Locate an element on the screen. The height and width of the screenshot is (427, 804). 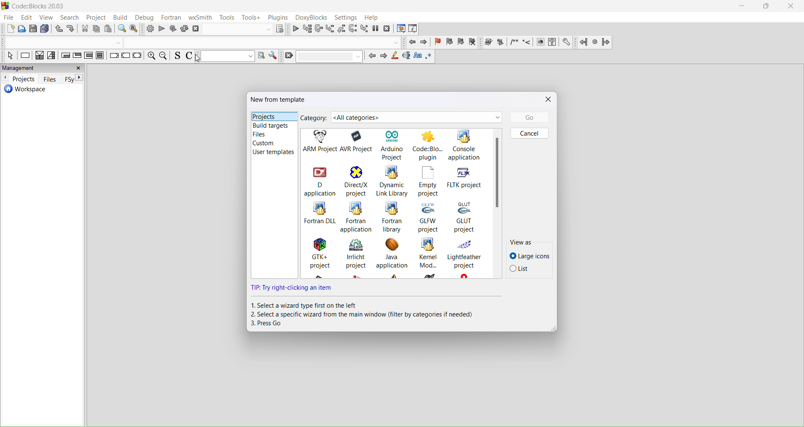
fortran application is located at coordinates (357, 217).